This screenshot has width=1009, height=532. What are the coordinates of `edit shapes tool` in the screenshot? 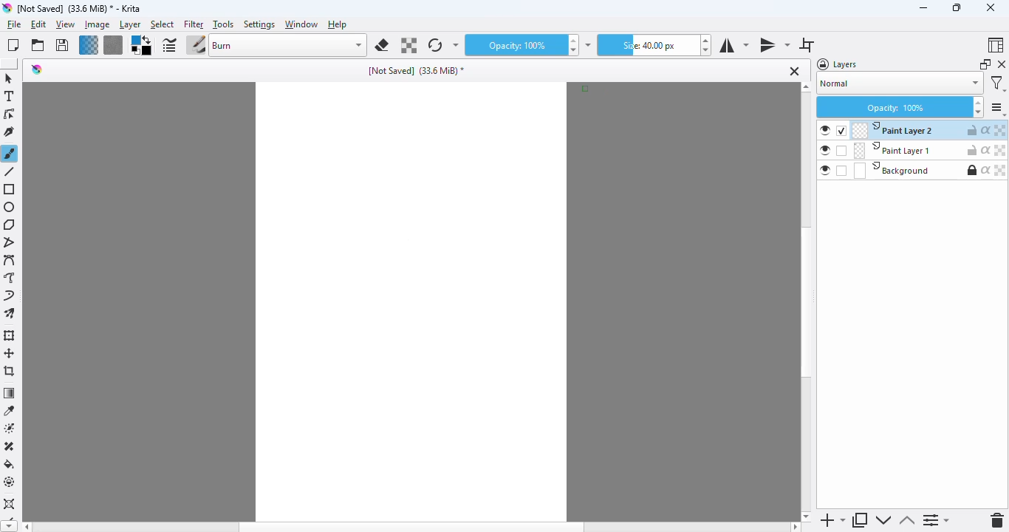 It's located at (9, 115).